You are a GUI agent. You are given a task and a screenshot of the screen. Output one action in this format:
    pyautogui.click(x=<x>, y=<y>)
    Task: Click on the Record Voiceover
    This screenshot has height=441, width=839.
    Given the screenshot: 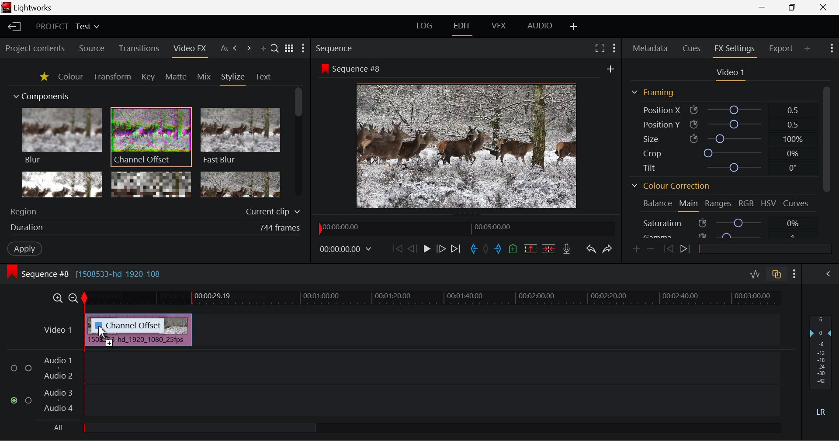 What is the action you would take?
    pyautogui.click(x=567, y=250)
    